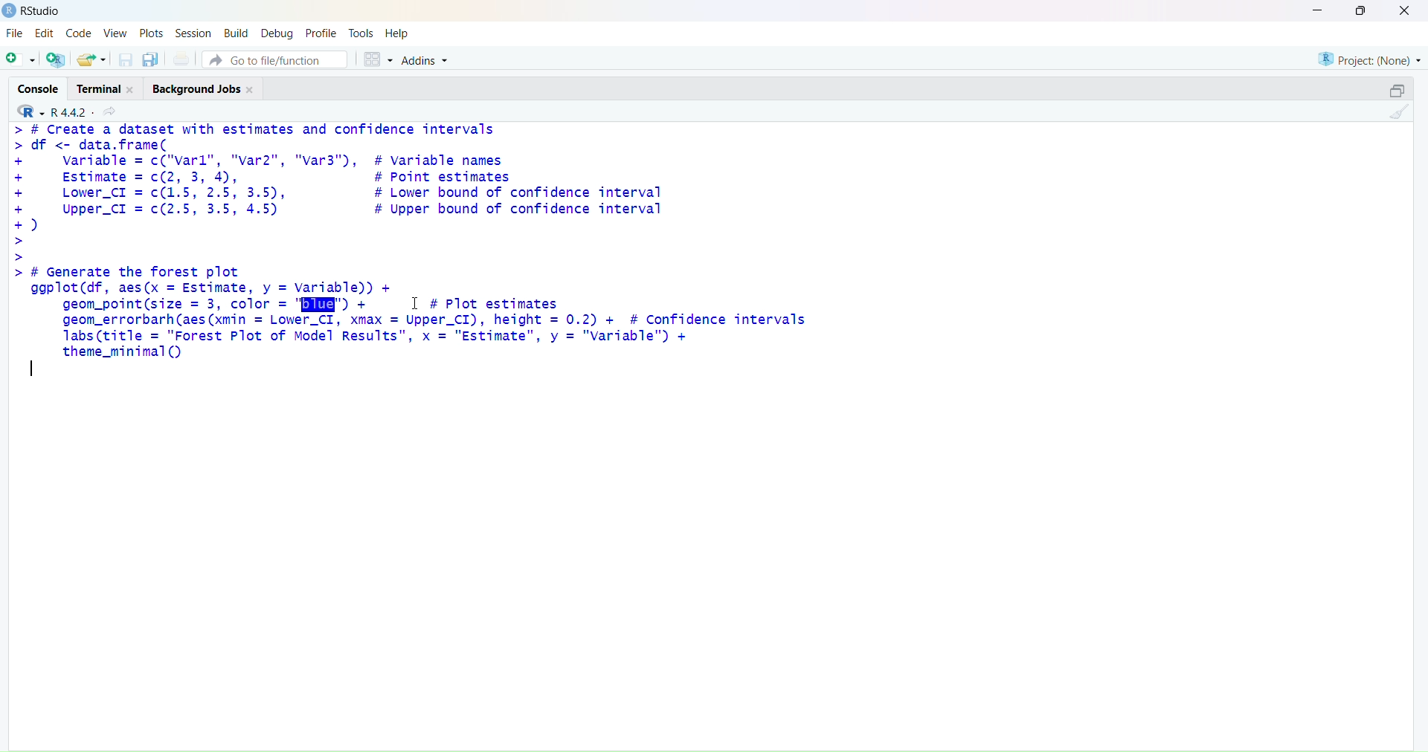  I want to click on File, so click(13, 33).